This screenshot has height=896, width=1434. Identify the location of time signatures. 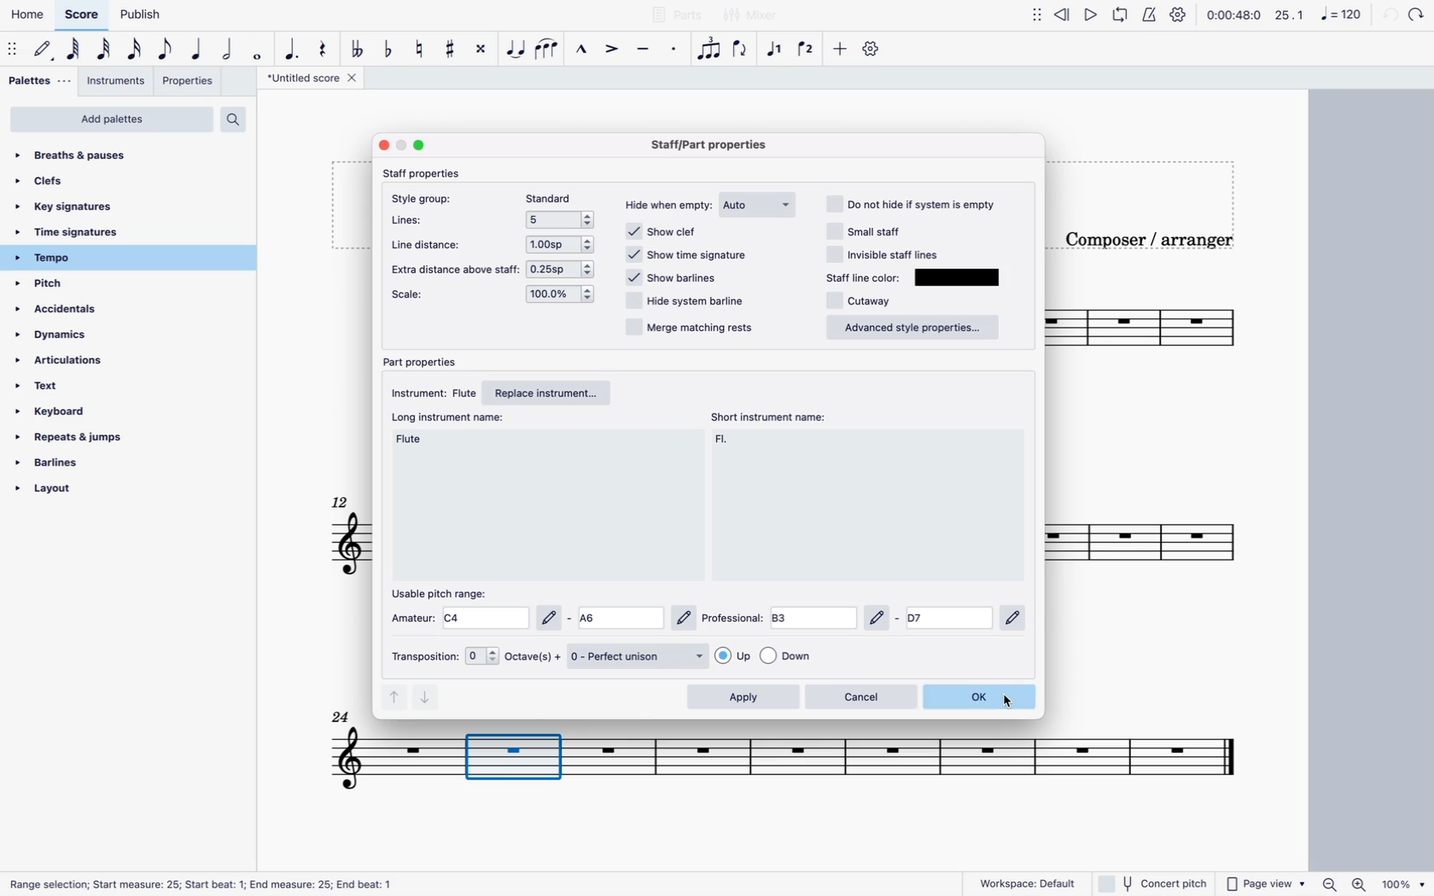
(77, 233).